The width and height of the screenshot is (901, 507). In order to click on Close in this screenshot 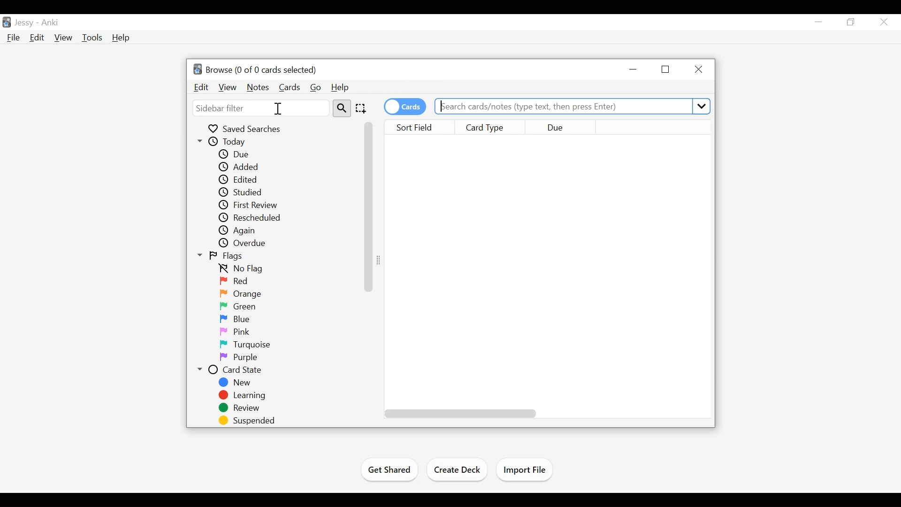, I will do `click(885, 22)`.